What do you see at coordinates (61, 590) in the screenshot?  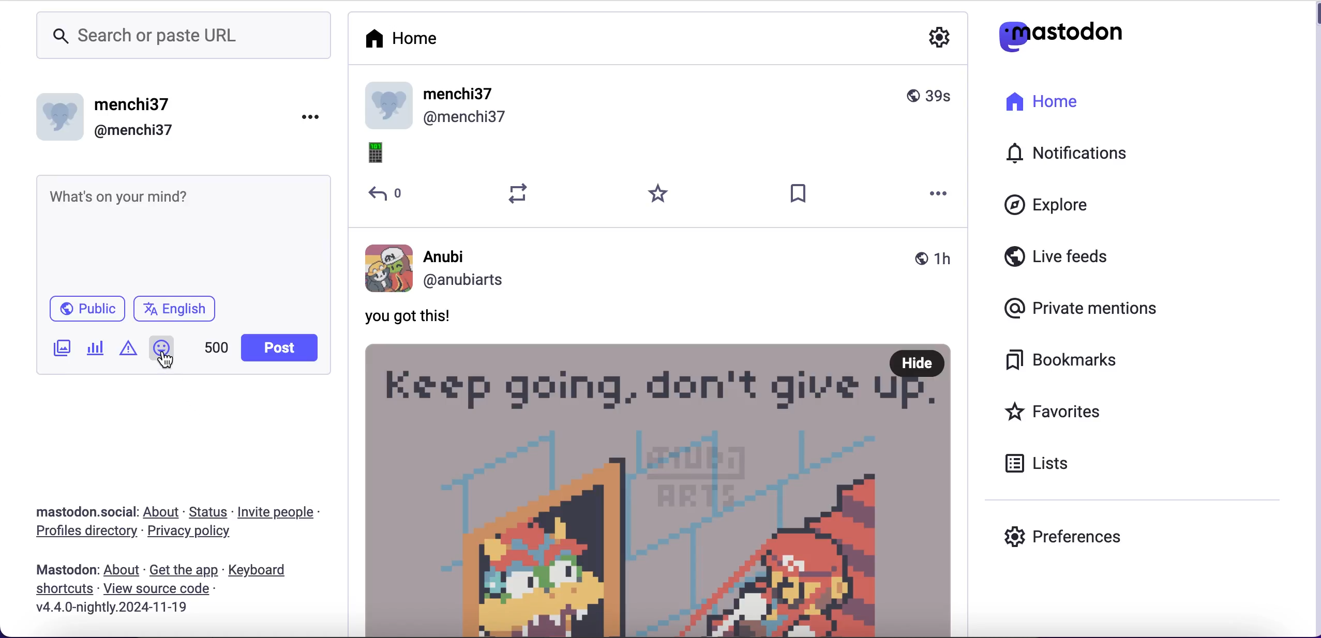 I see `shortcuts` at bounding box center [61, 590].